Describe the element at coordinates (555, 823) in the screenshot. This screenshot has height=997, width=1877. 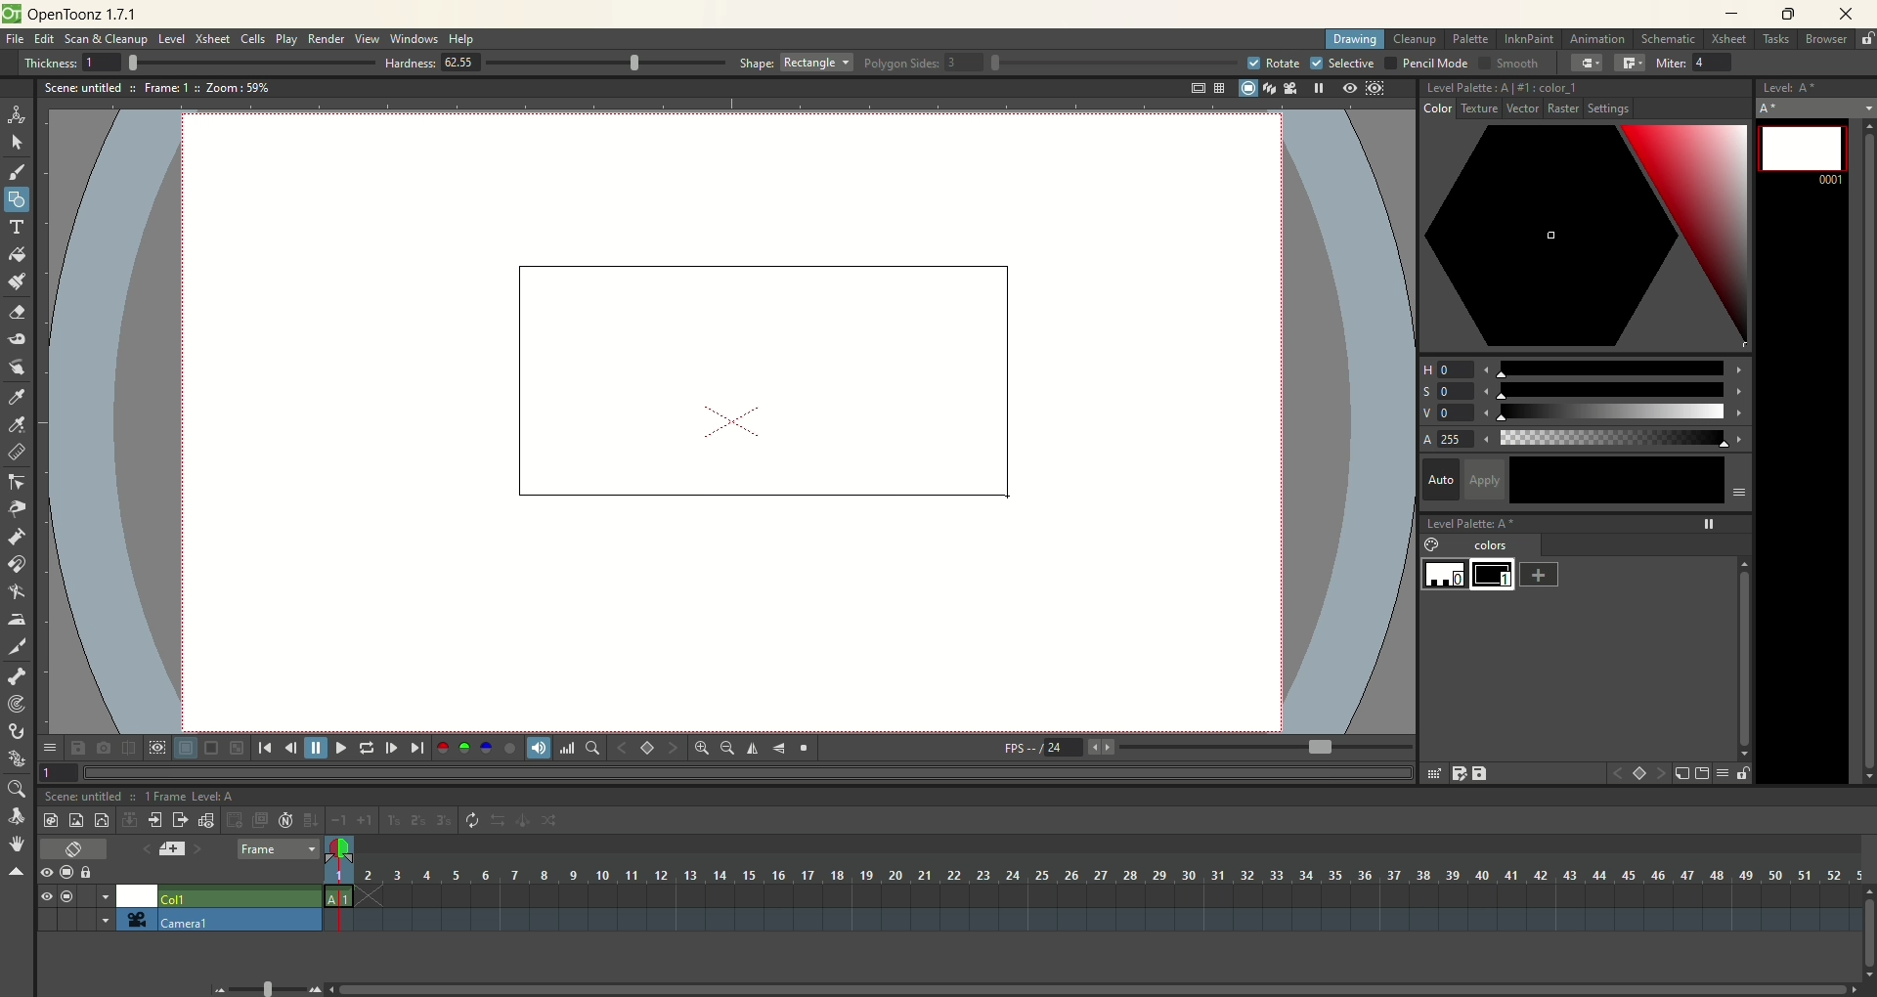
I see `random` at that location.